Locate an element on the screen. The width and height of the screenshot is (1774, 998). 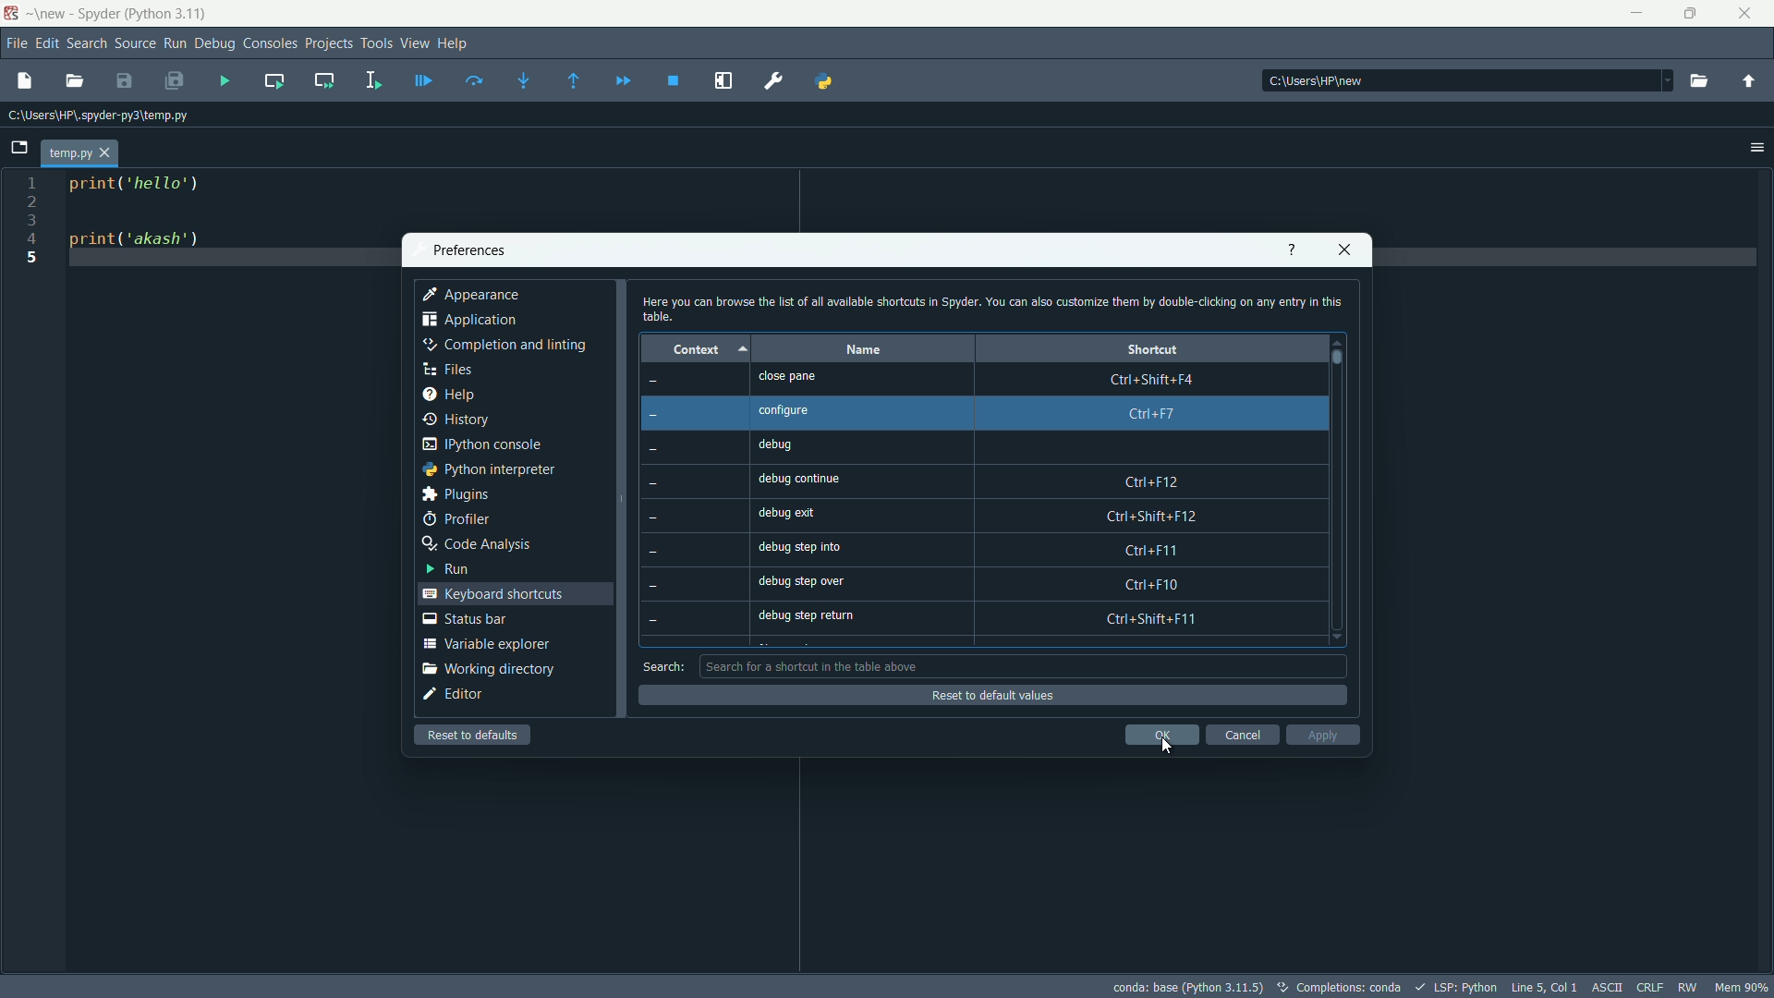
parent directory is located at coordinates (1751, 81).